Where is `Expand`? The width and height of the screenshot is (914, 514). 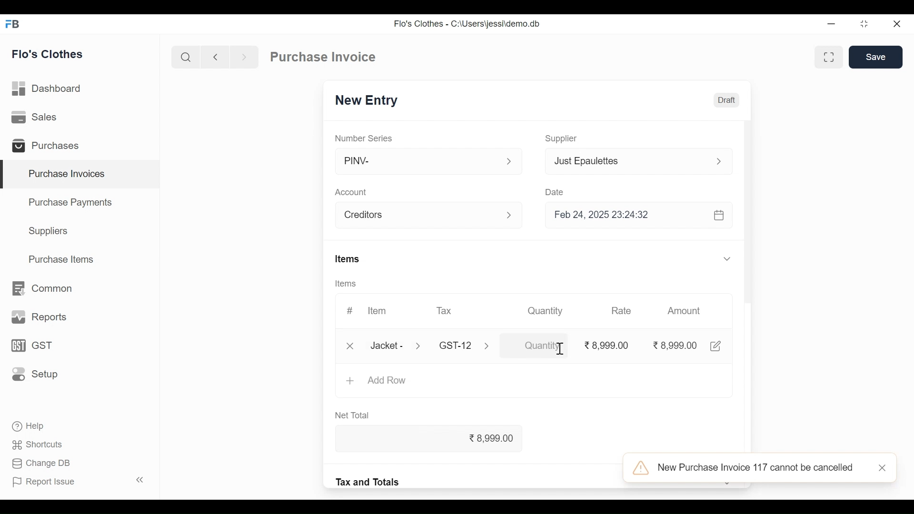 Expand is located at coordinates (421, 346).